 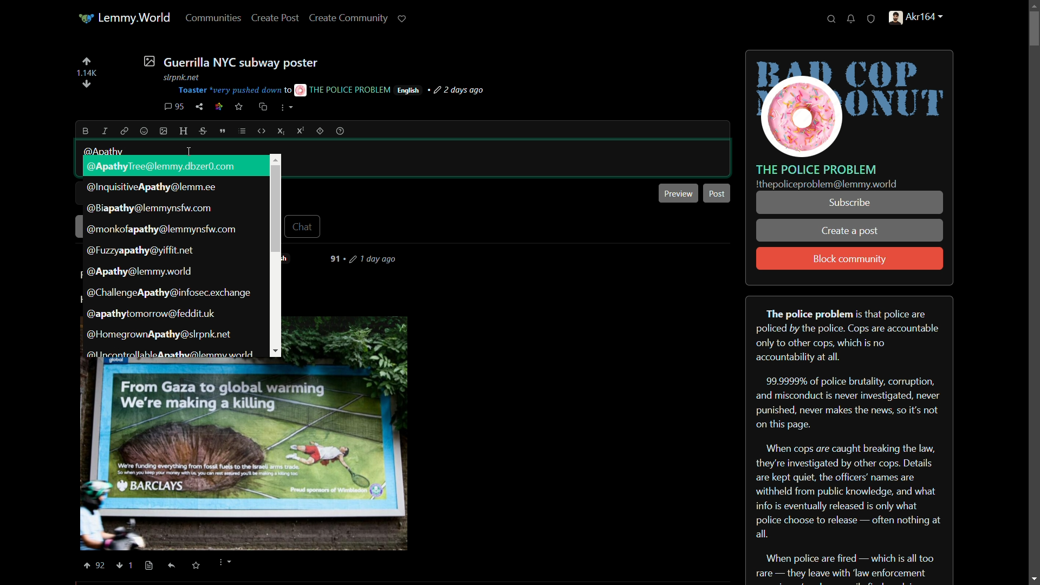 What do you see at coordinates (214, 17) in the screenshot?
I see `communities ` at bounding box center [214, 17].